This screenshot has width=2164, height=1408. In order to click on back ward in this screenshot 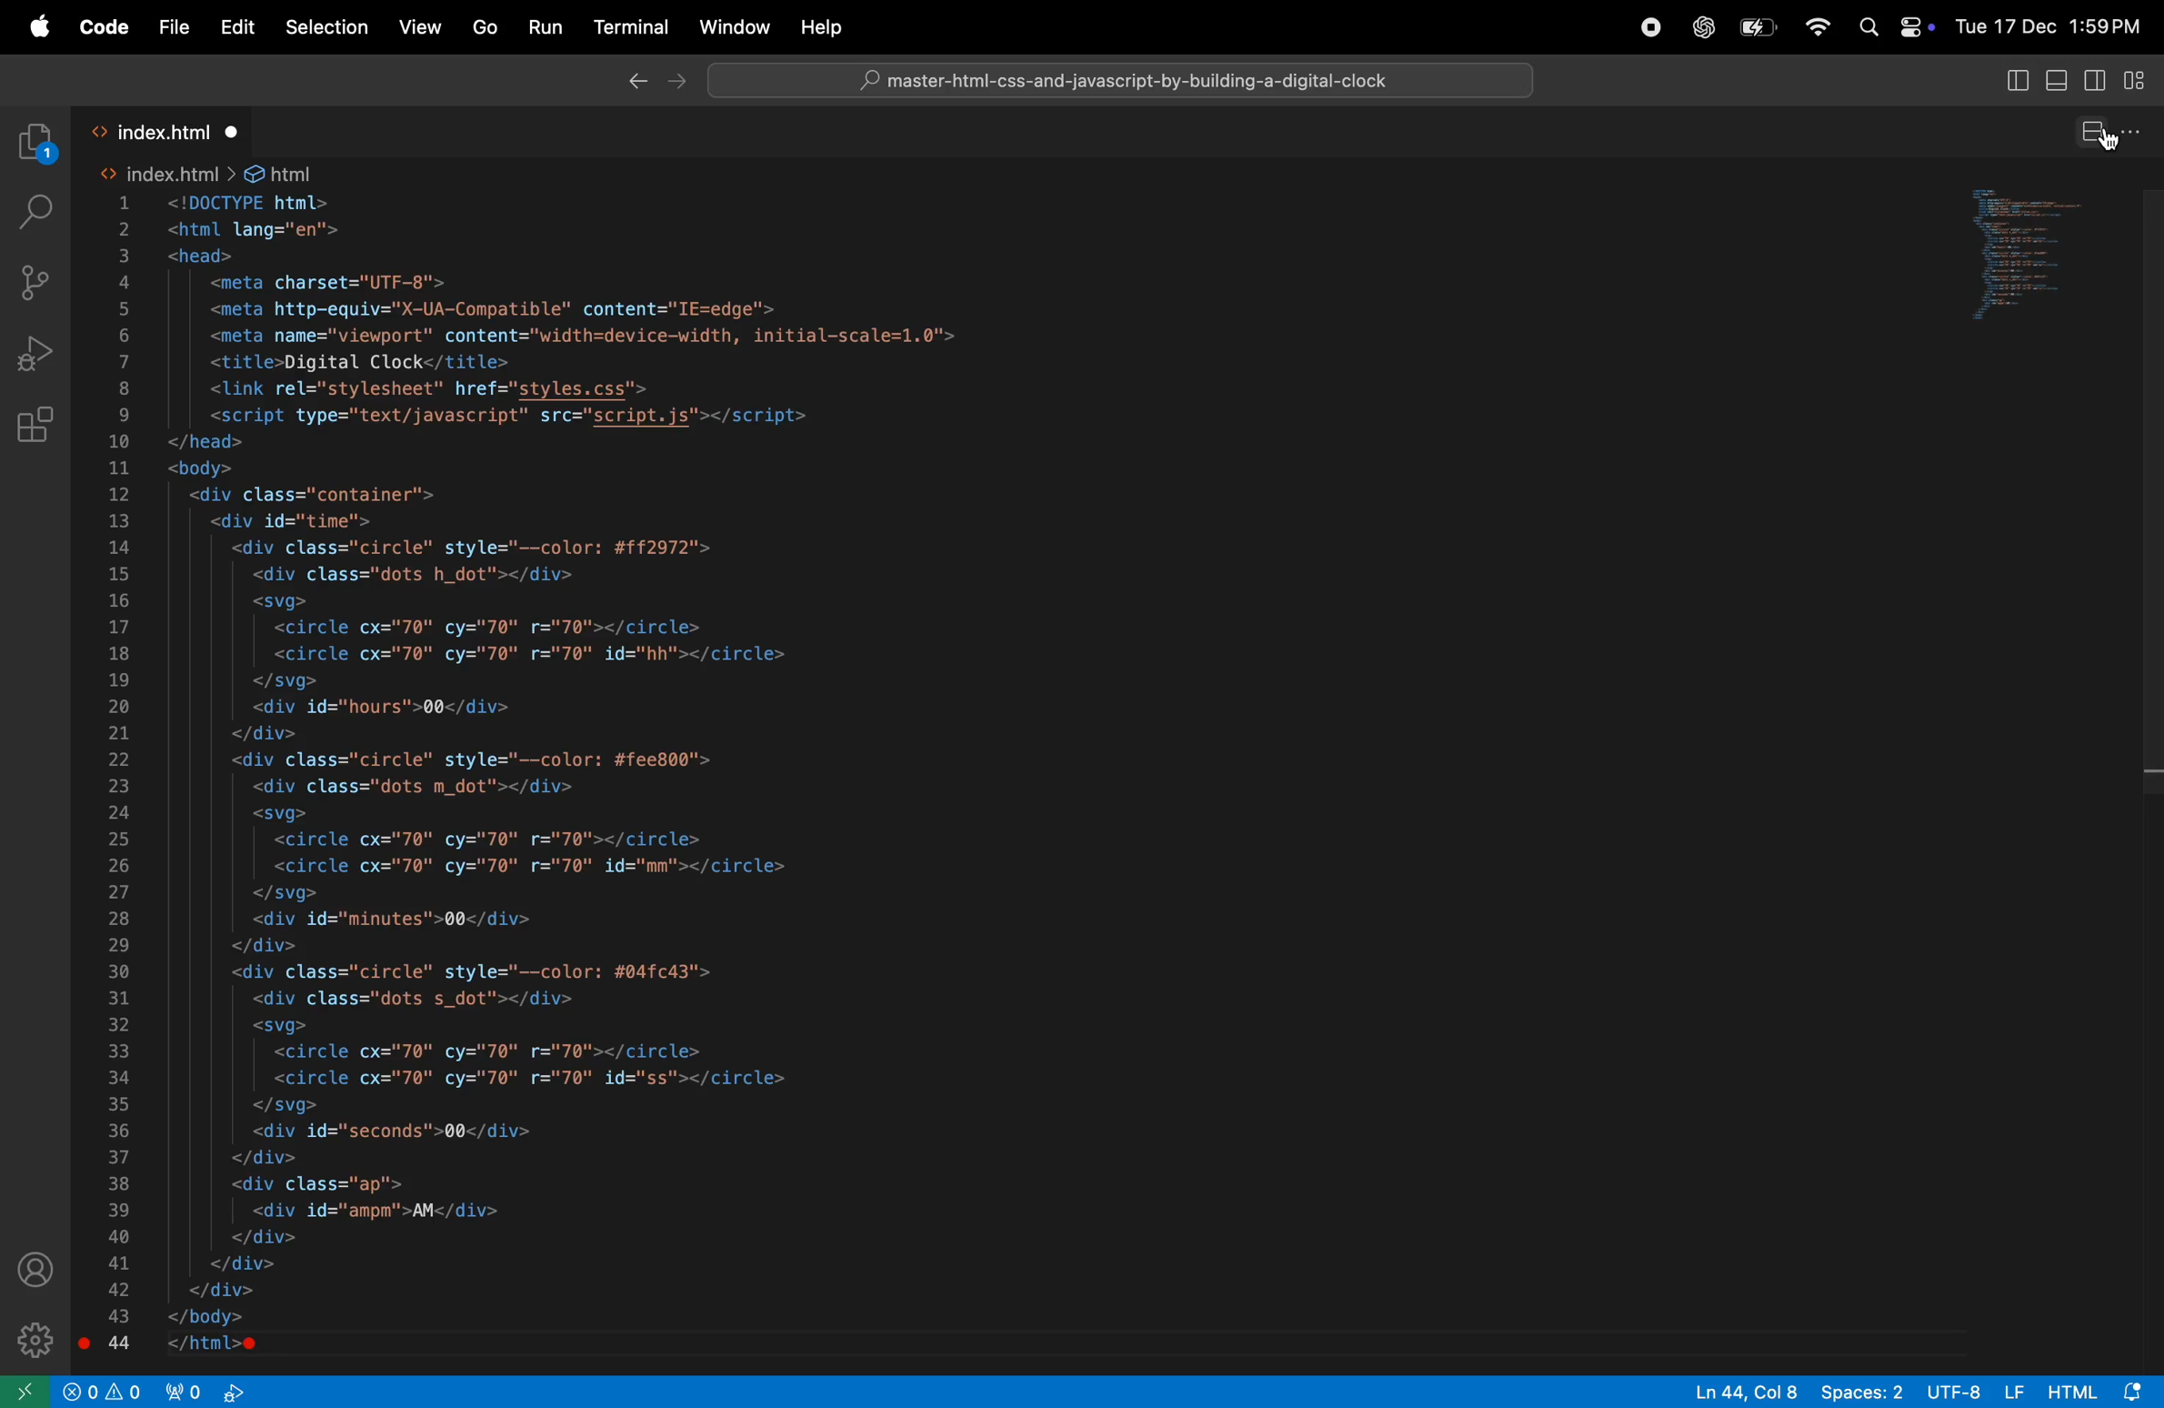, I will do `click(636, 85)`.